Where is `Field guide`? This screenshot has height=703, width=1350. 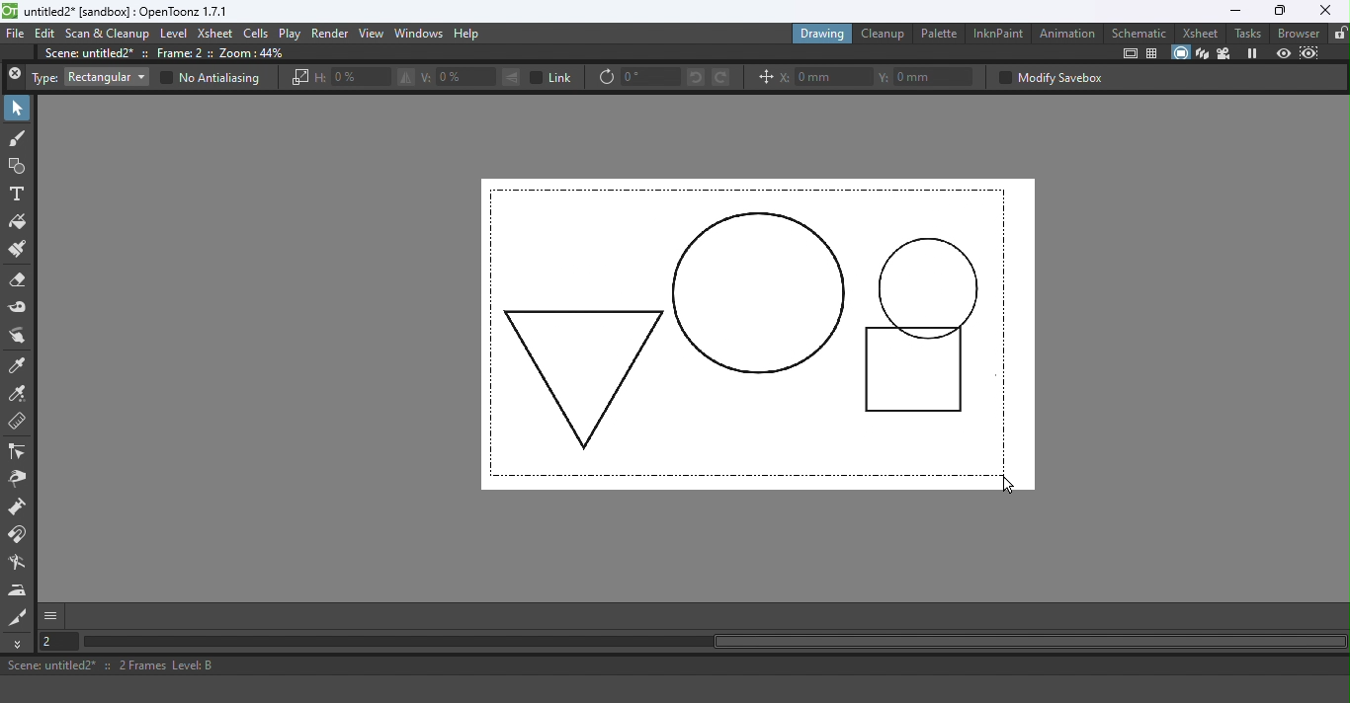
Field guide is located at coordinates (1154, 54).